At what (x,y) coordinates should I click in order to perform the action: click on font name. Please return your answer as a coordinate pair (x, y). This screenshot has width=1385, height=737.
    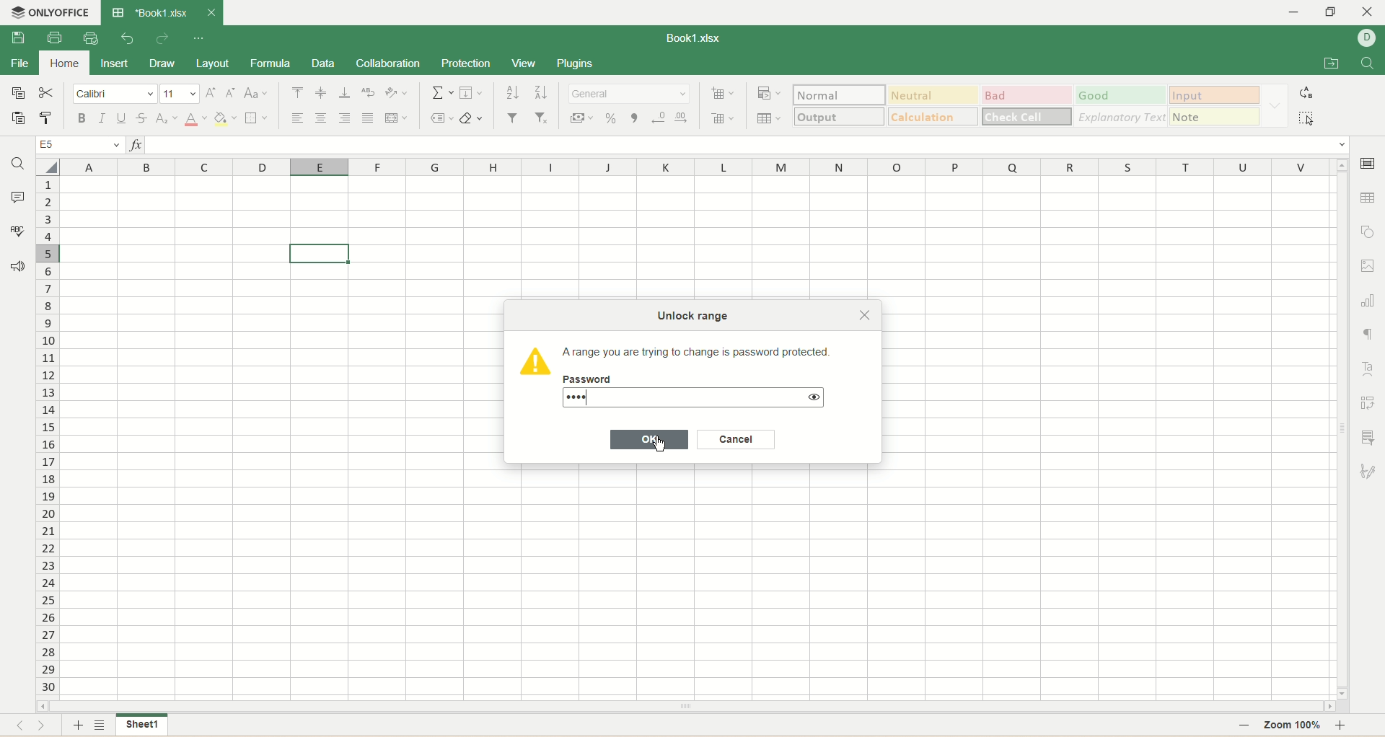
    Looking at the image, I should click on (117, 94).